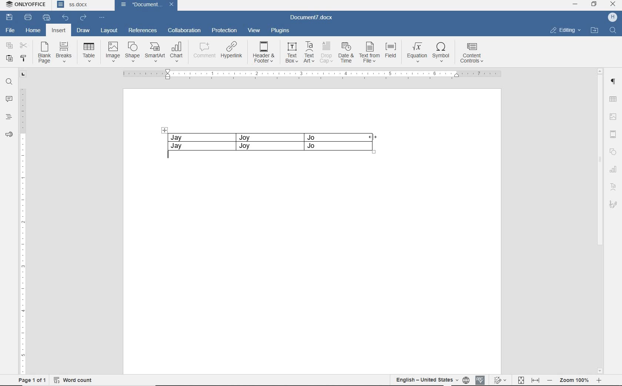 The height and width of the screenshot is (386, 622). Describe the element at coordinates (575, 380) in the screenshot. I see `ZOOM OUT OR ZOOM IN` at that location.